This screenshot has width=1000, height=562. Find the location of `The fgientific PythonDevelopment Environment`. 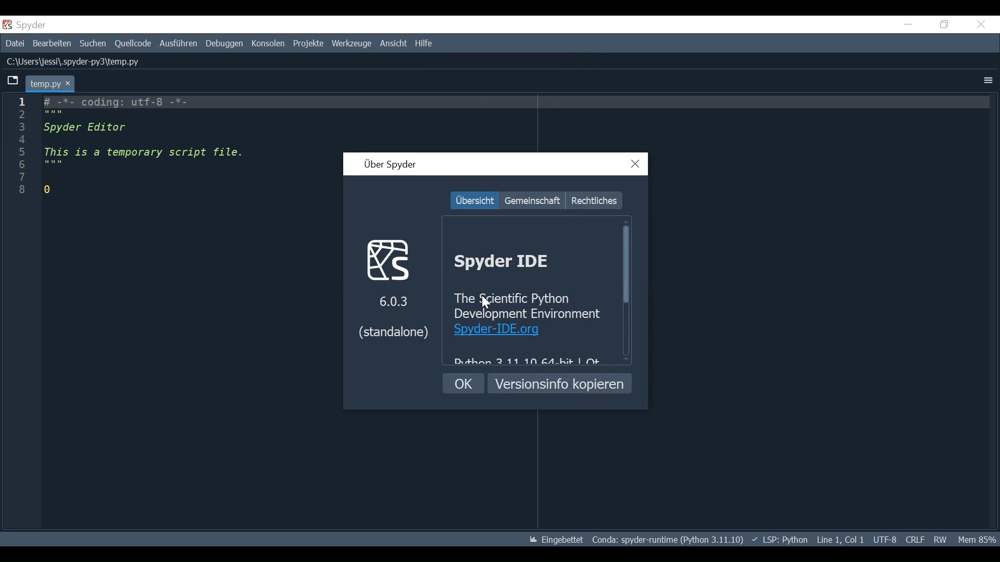

The fgientific PythonDevelopment Environment is located at coordinates (528, 304).